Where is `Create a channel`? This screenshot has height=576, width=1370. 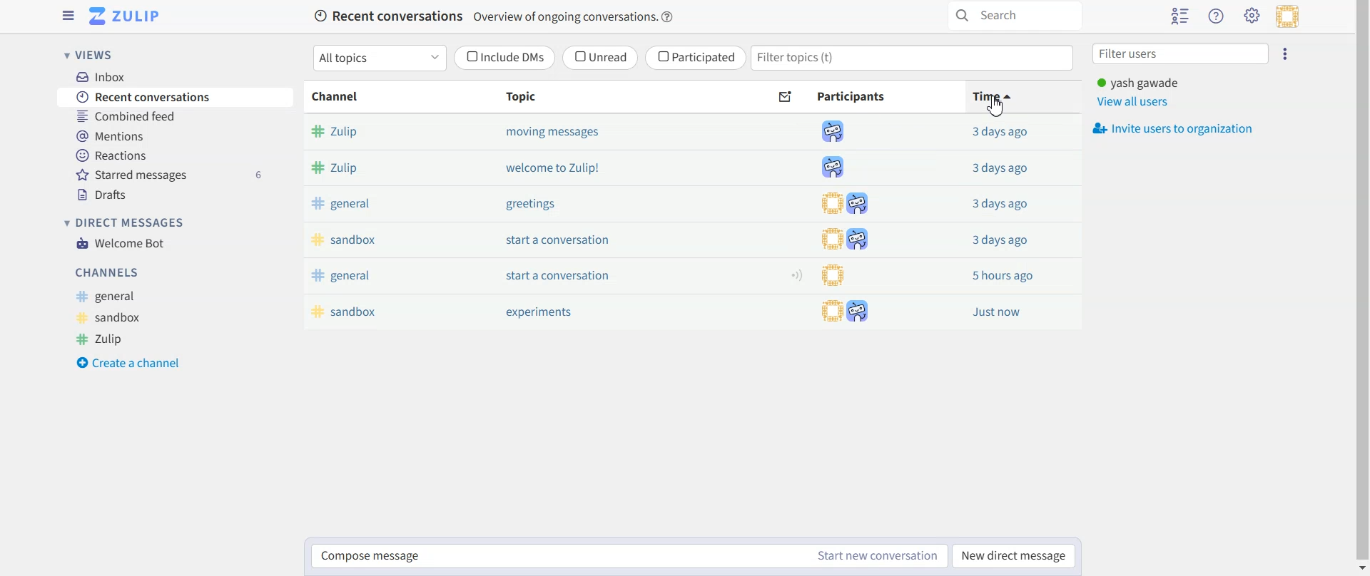
Create a channel is located at coordinates (128, 362).